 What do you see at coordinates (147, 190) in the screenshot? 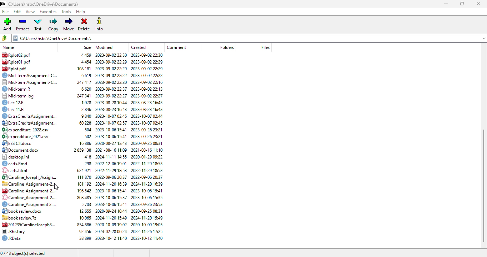
I see `2023-10-06 15:41` at bounding box center [147, 190].